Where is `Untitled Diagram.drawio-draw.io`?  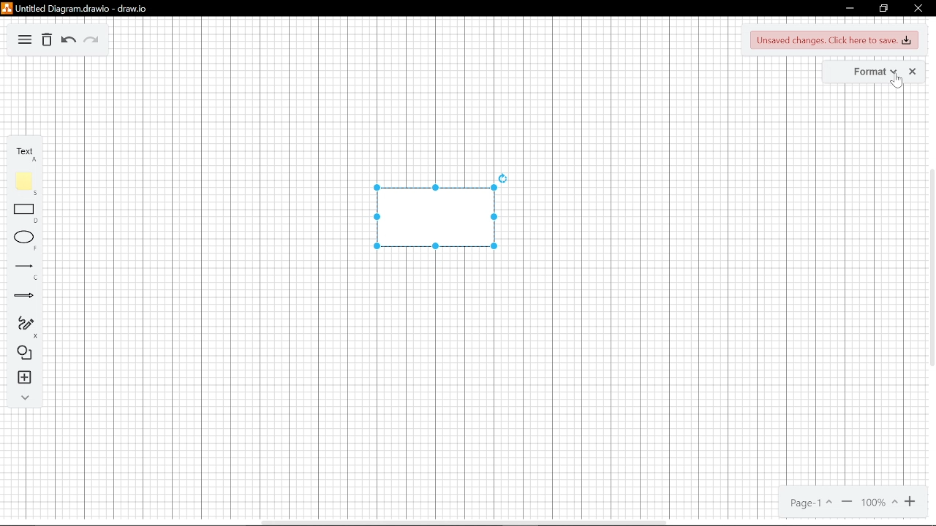
Untitled Diagram.drawio-draw.io is located at coordinates (79, 10).